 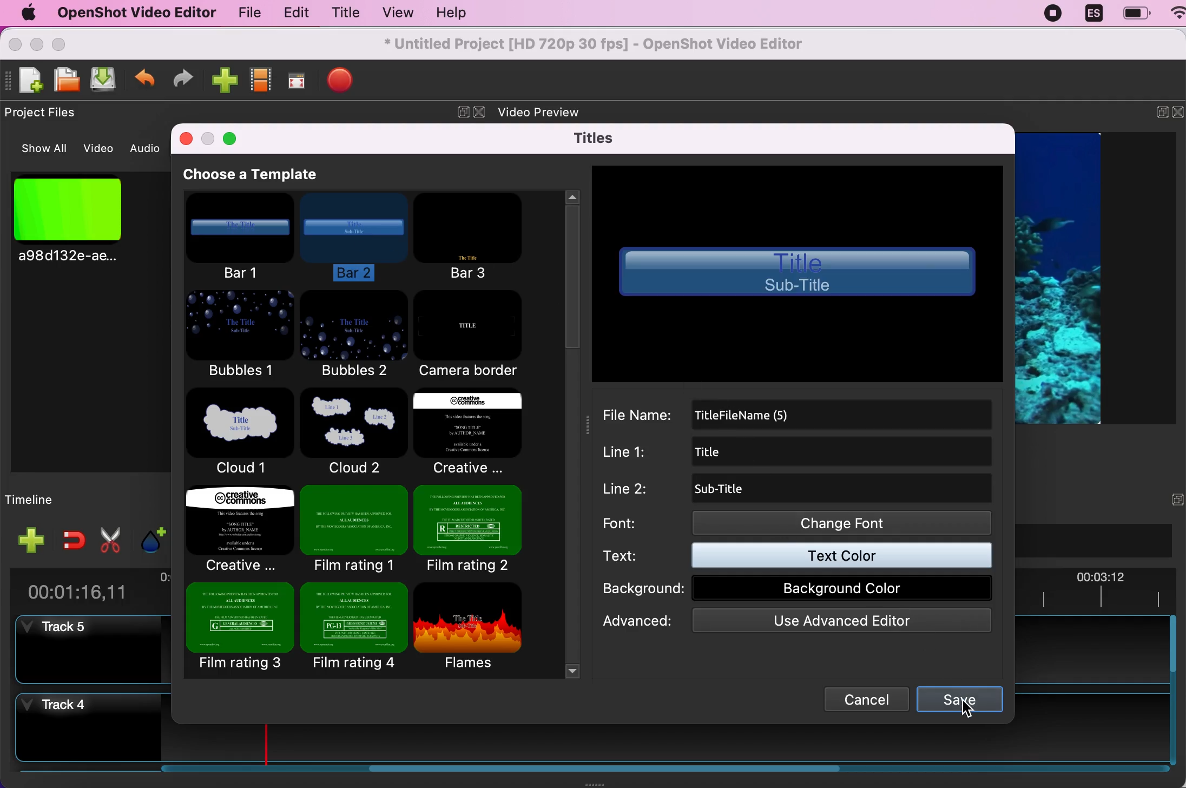 What do you see at coordinates (294, 13) in the screenshot?
I see `edit` at bounding box center [294, 13].